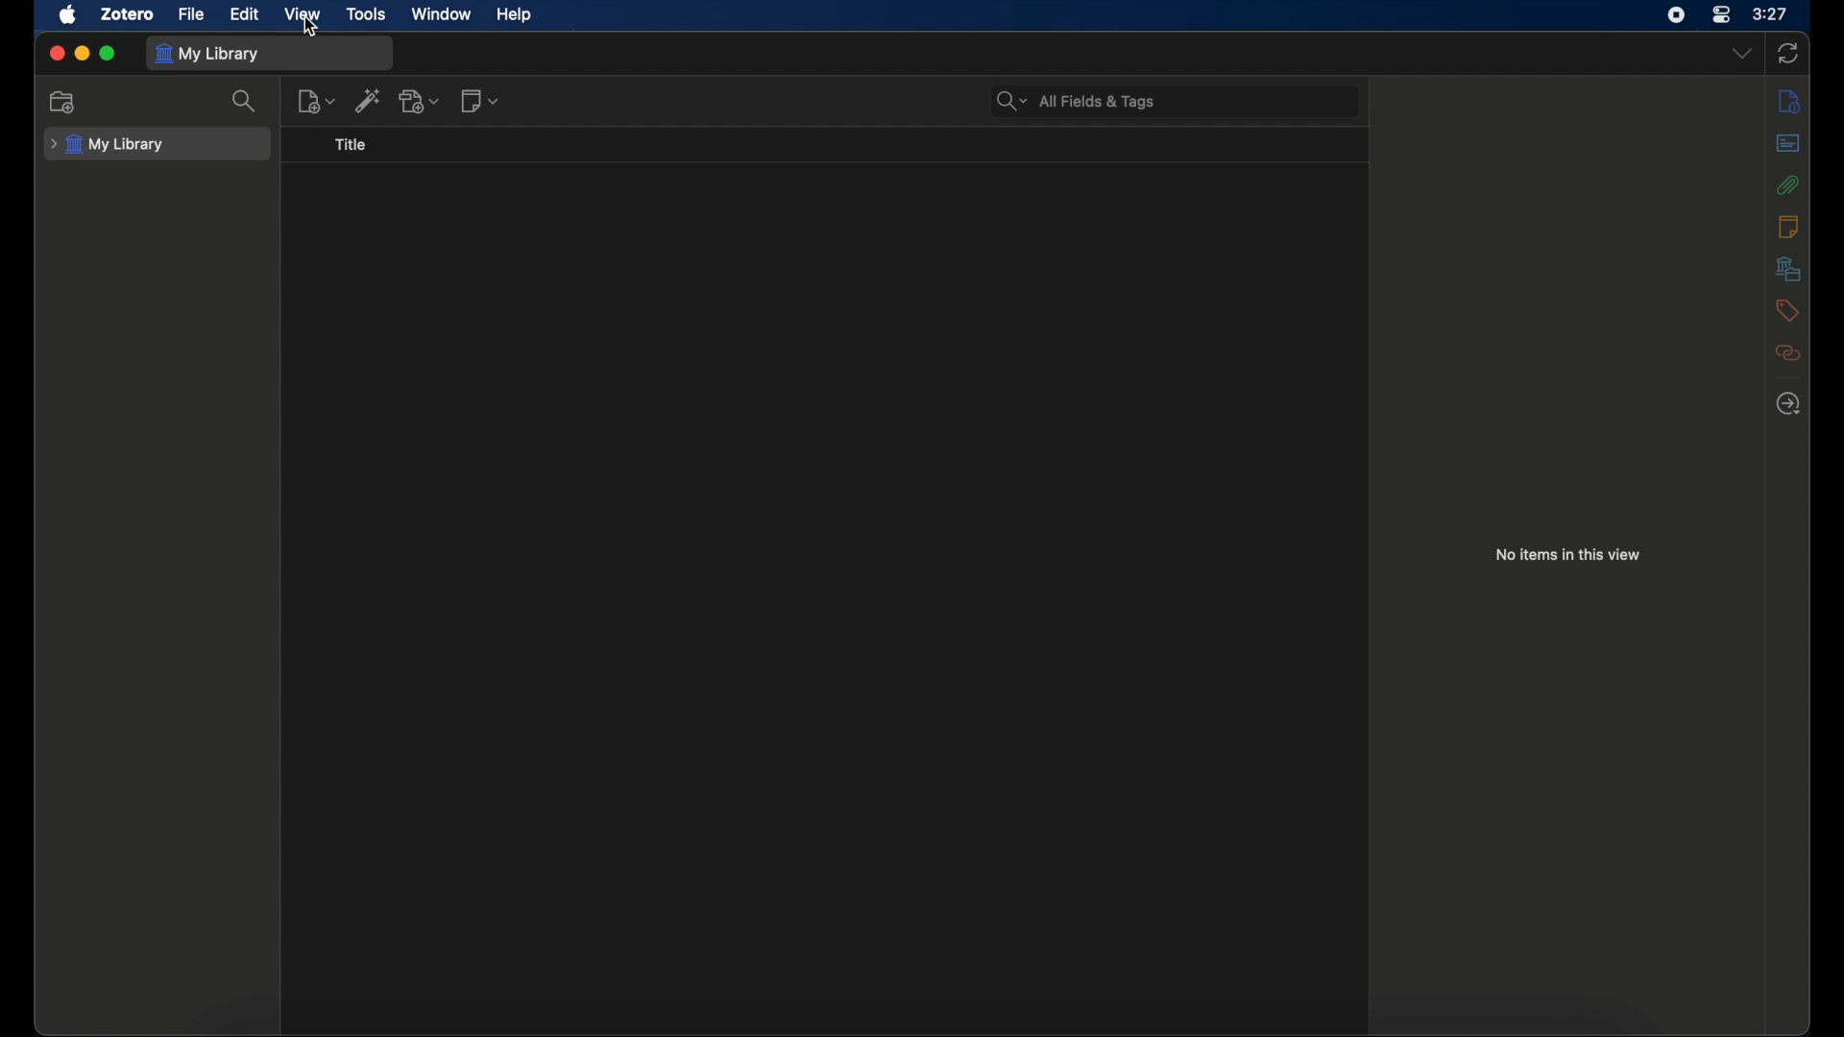 The image size is (1844, 1037). I want to click on sync, so click(1792, 53).